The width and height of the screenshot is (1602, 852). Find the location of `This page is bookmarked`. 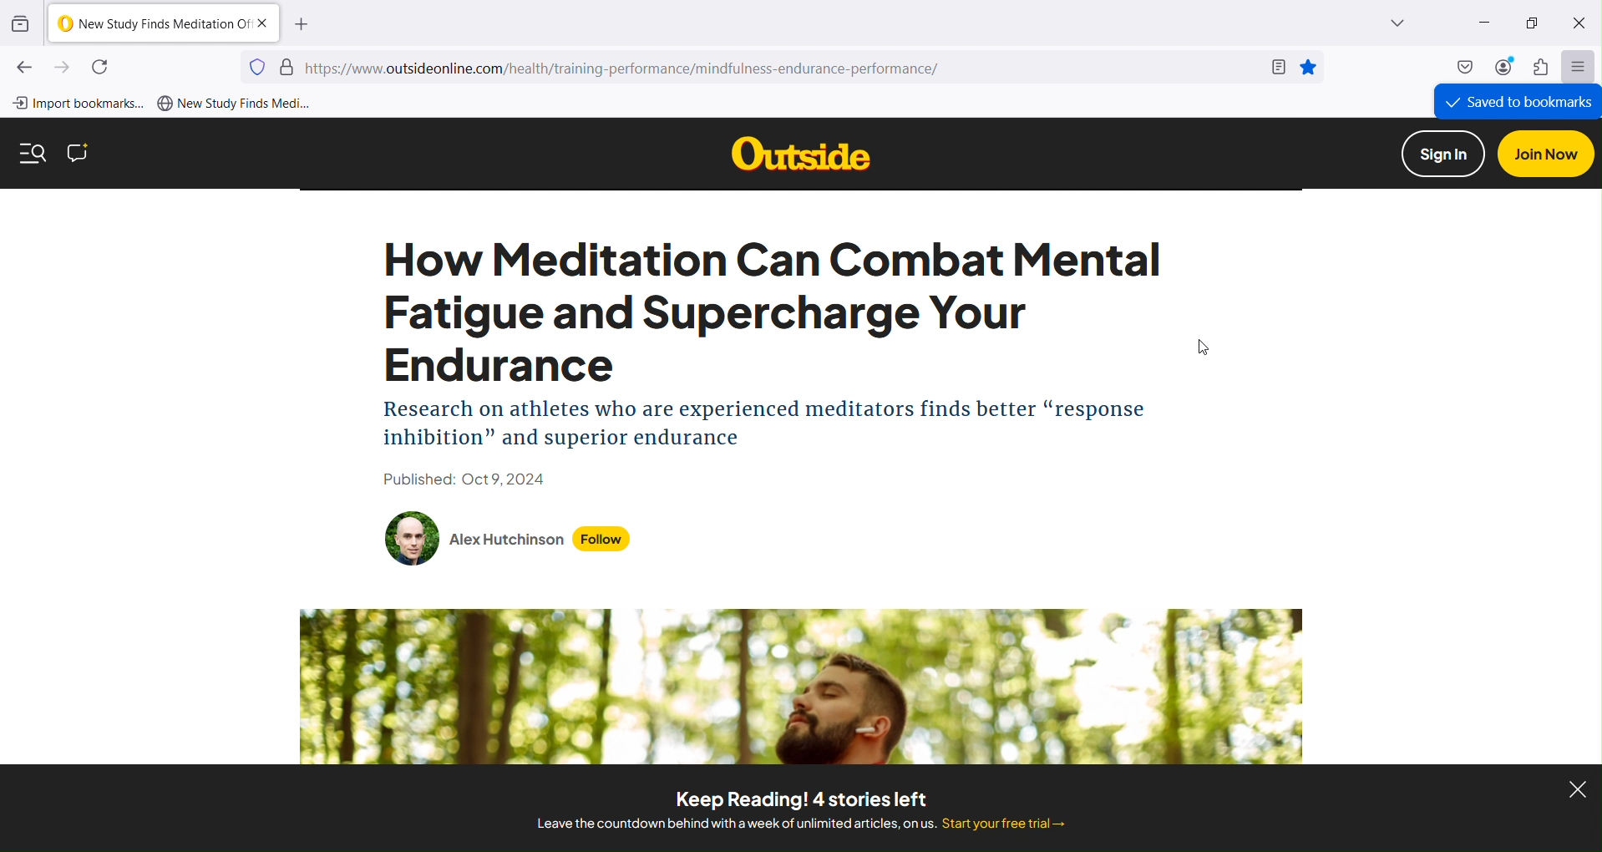

This page is bookmarked is located at coordinates (1308, 67).